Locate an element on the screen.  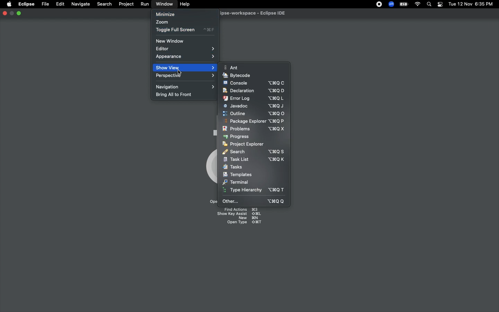
Eclipse is located at coordinates (26, 4).